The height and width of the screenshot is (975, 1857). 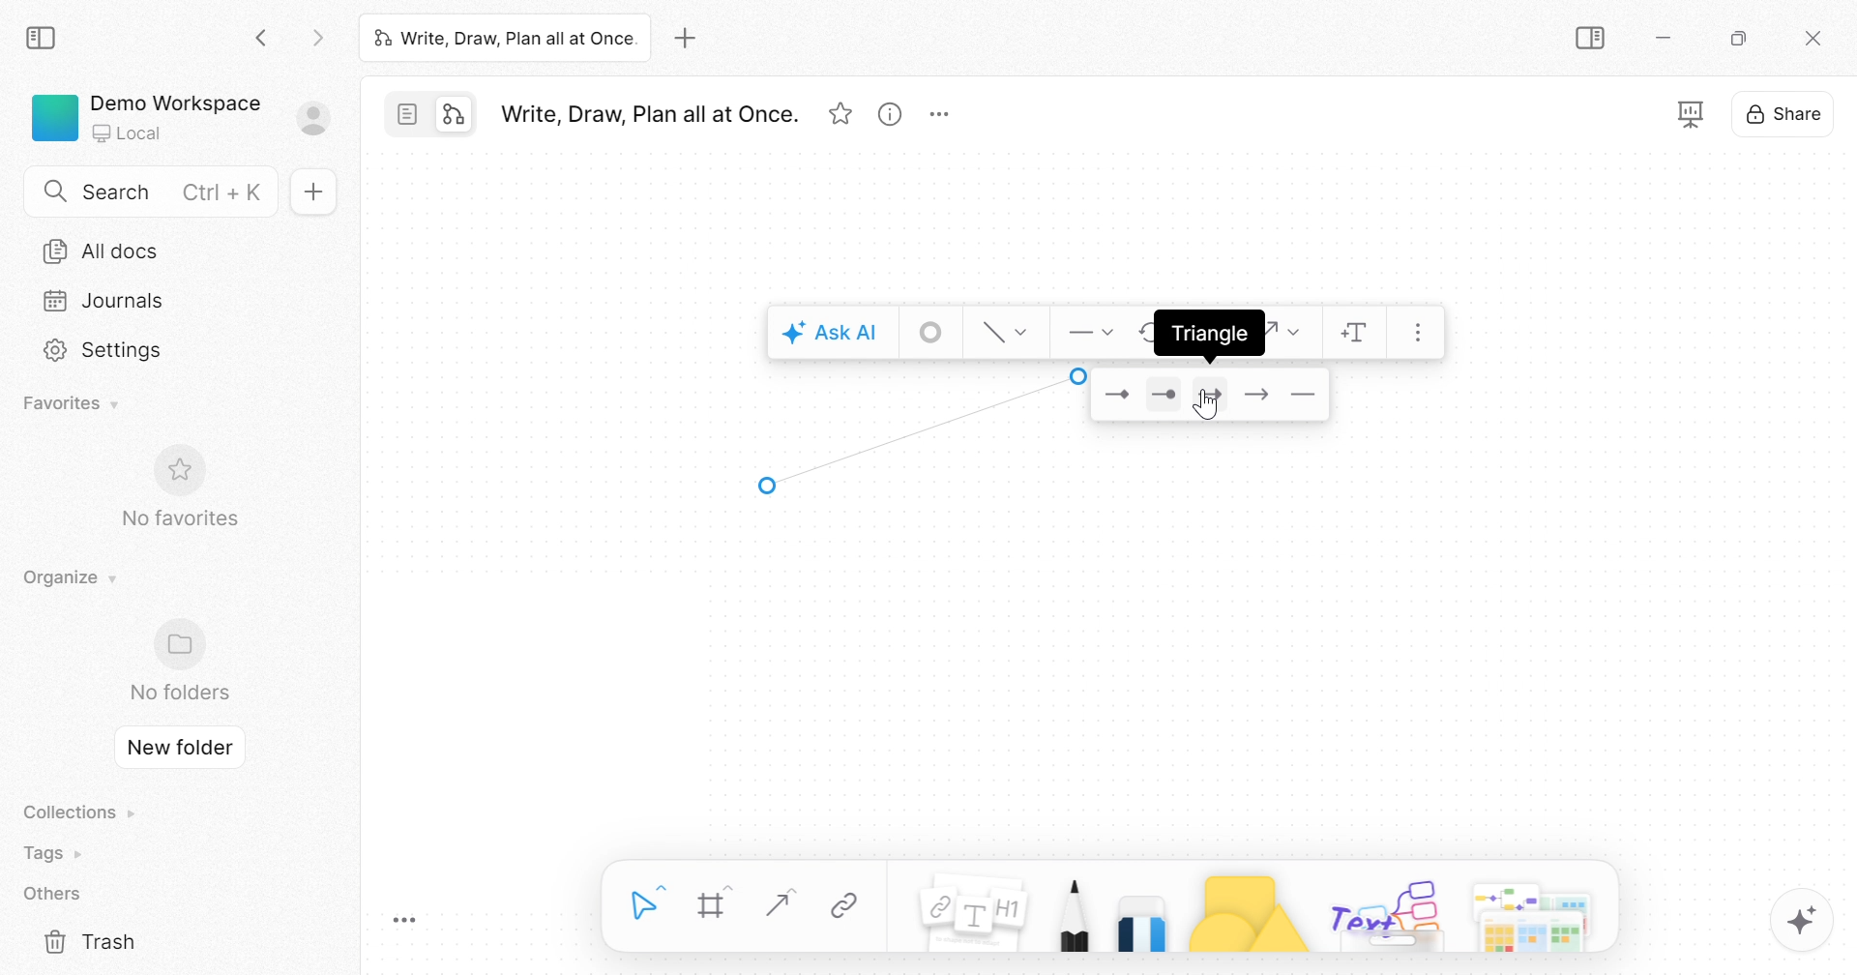 I want to click on Shape, so click(x=1247, y=911).